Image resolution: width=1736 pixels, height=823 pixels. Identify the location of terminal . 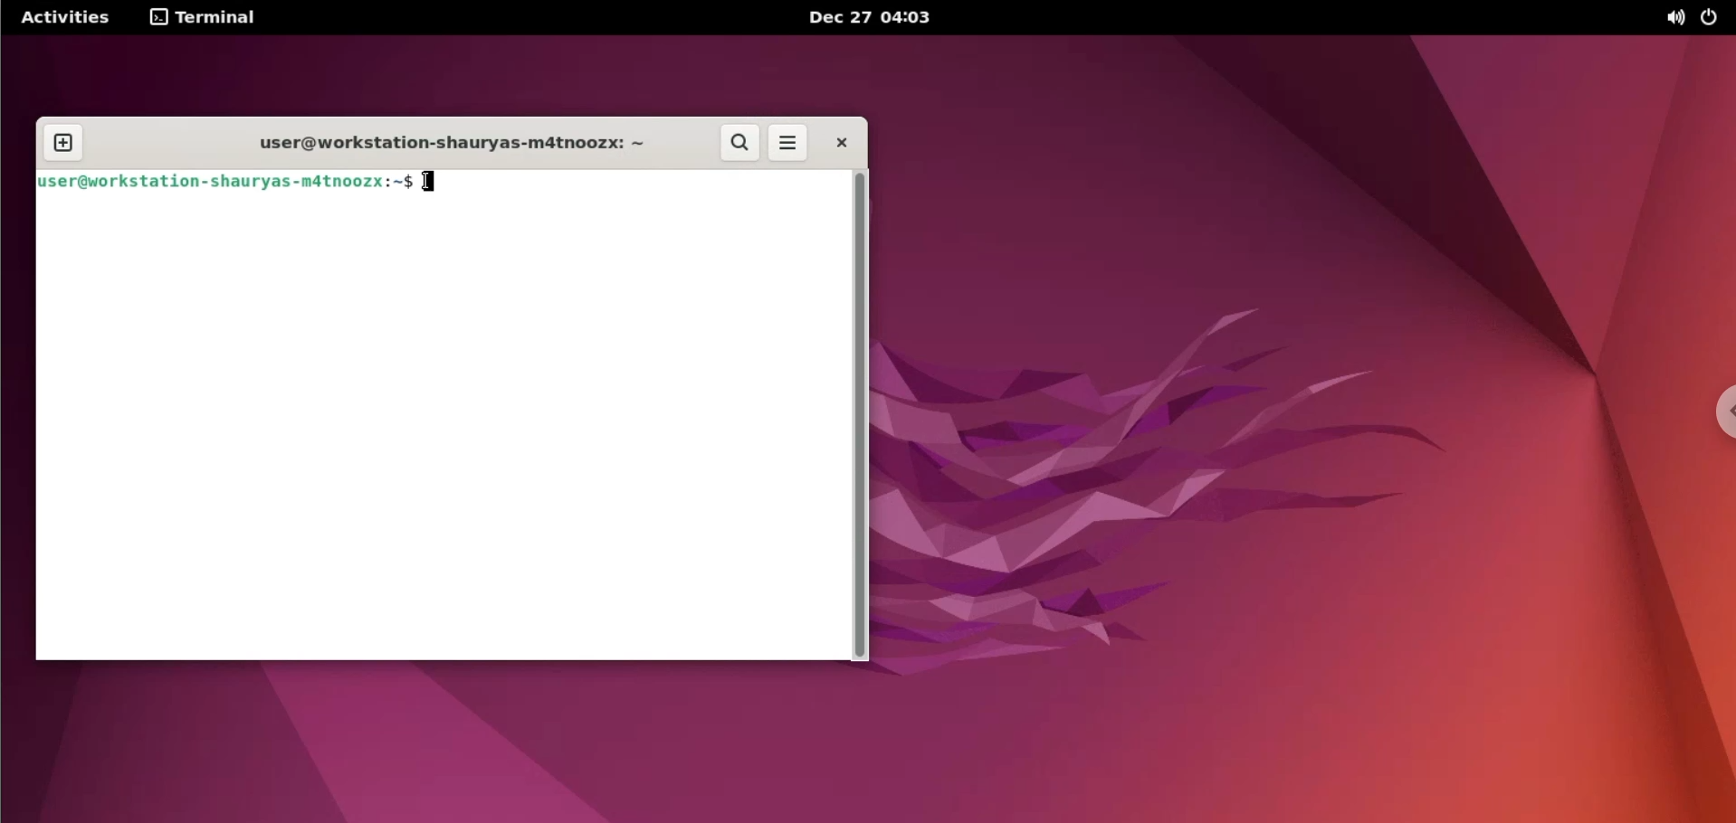
(206, 19).